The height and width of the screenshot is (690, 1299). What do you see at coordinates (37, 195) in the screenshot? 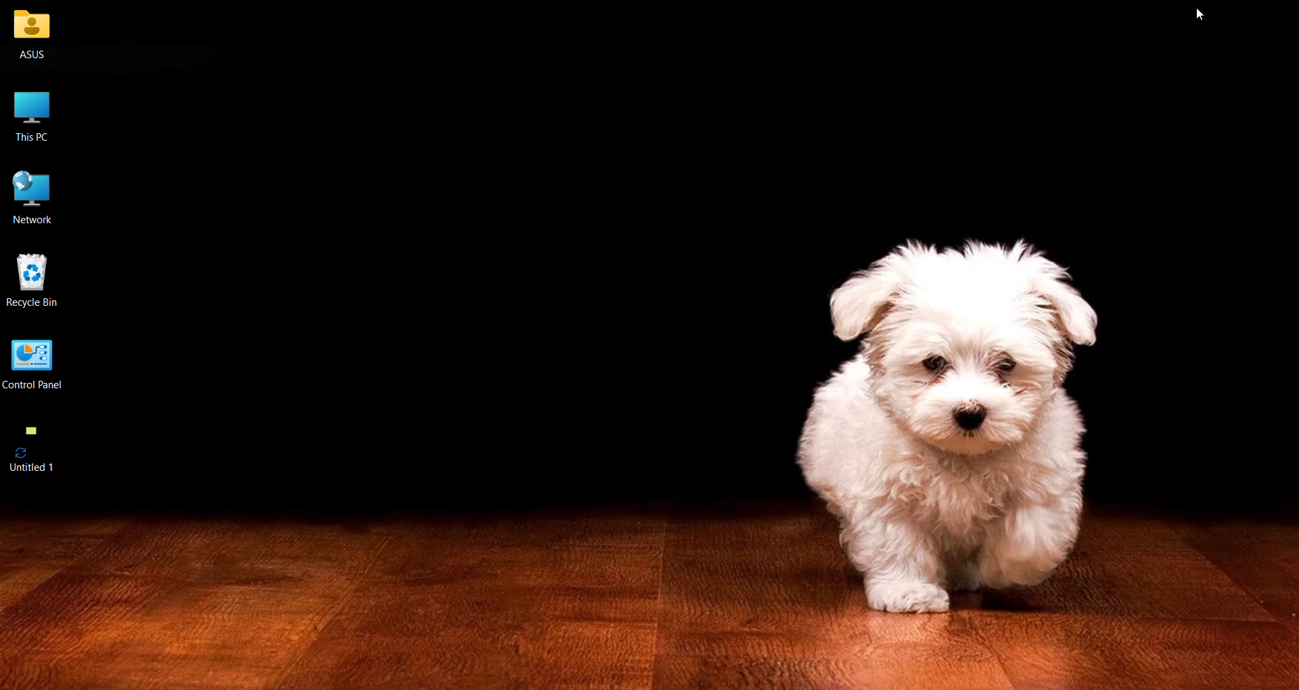
I see `network` at bounding box center [37, 195].